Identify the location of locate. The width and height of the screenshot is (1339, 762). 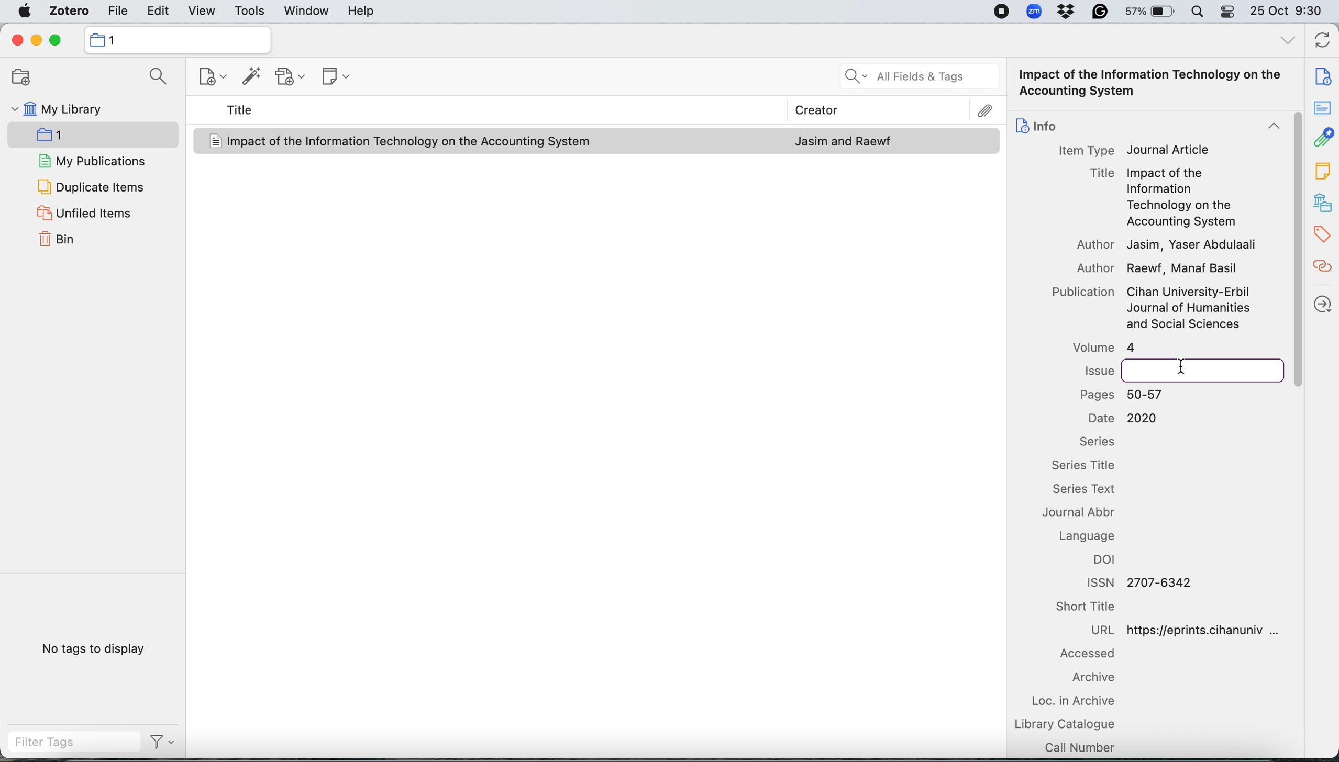
(1321, 302).